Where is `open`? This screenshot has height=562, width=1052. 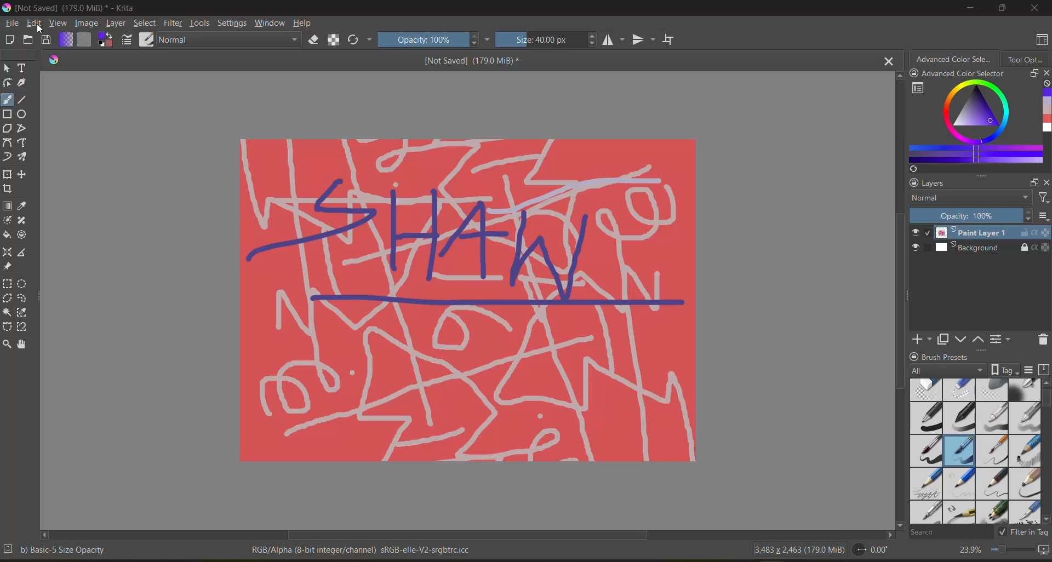
open is located at coordinates (28, 39).